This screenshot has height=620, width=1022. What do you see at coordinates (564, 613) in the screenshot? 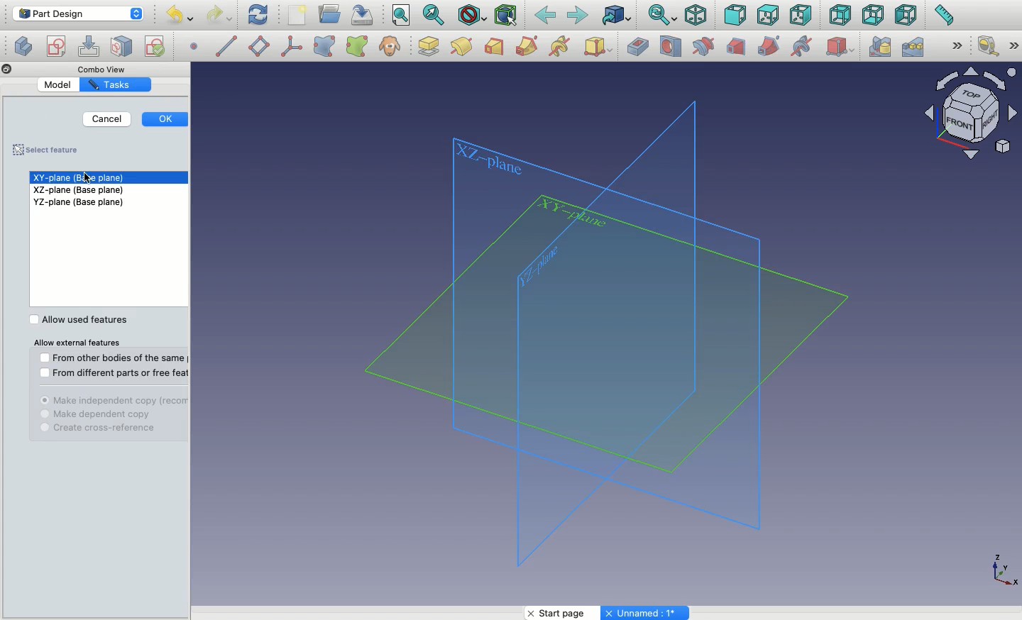
I see `Start page` at bounding box center [564, 613].